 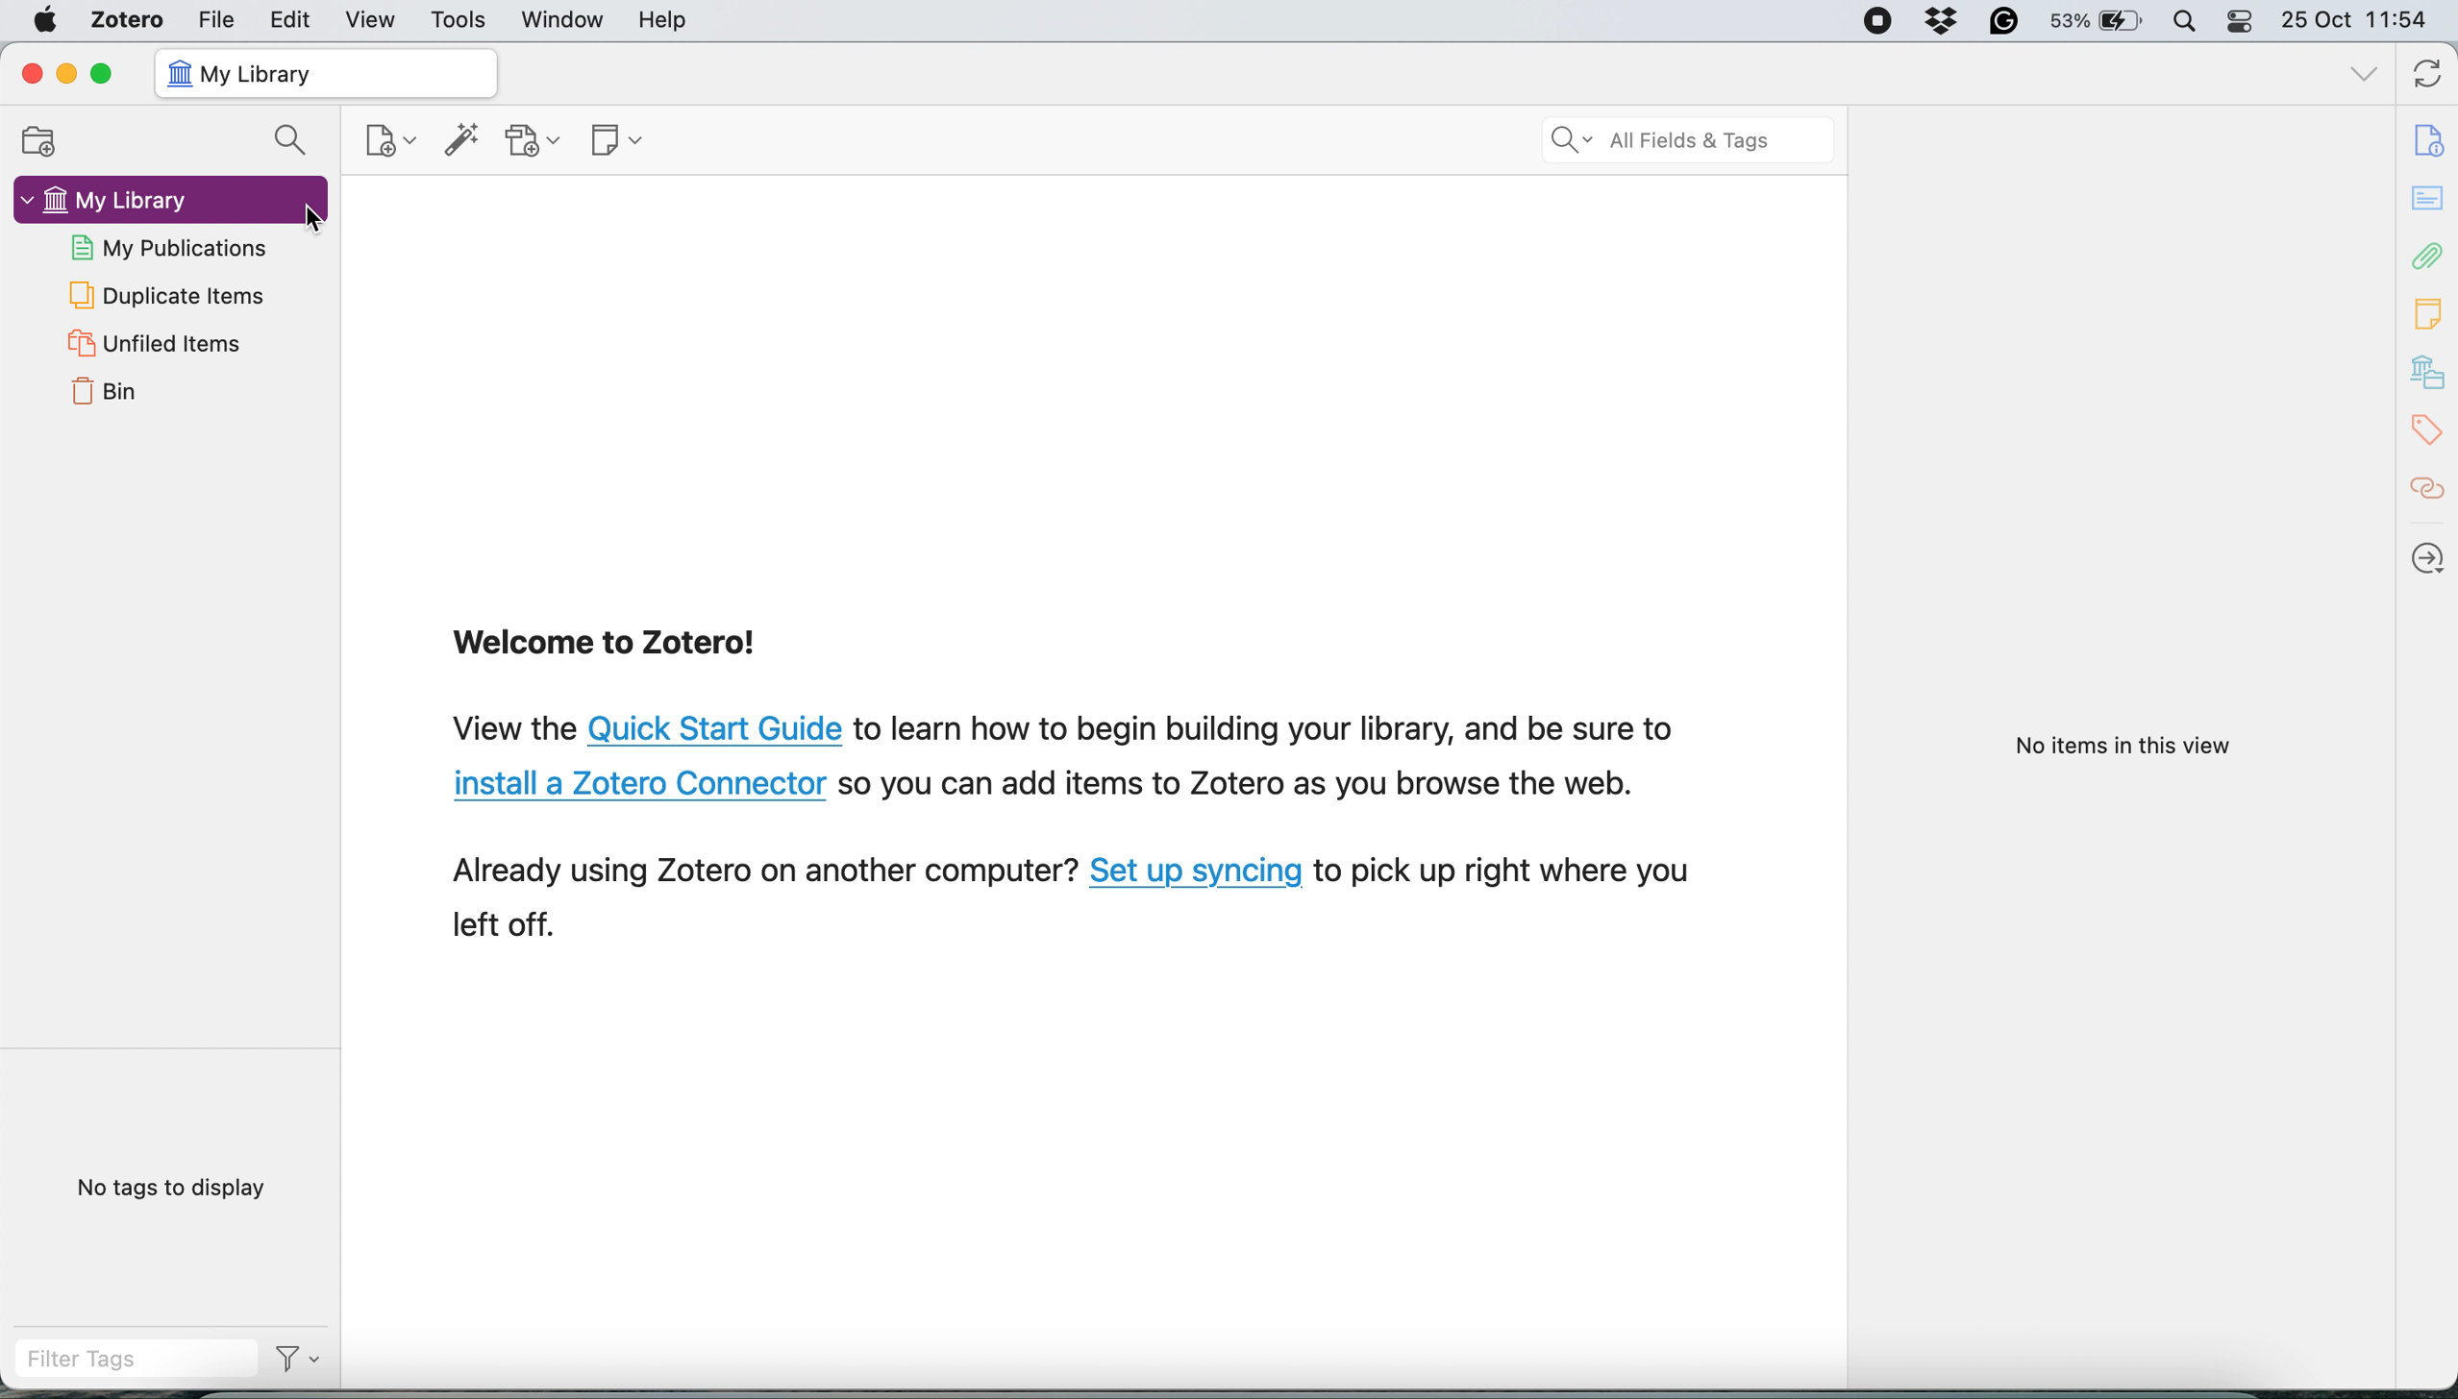 I want to click on new note, so click(x=615, y=142).